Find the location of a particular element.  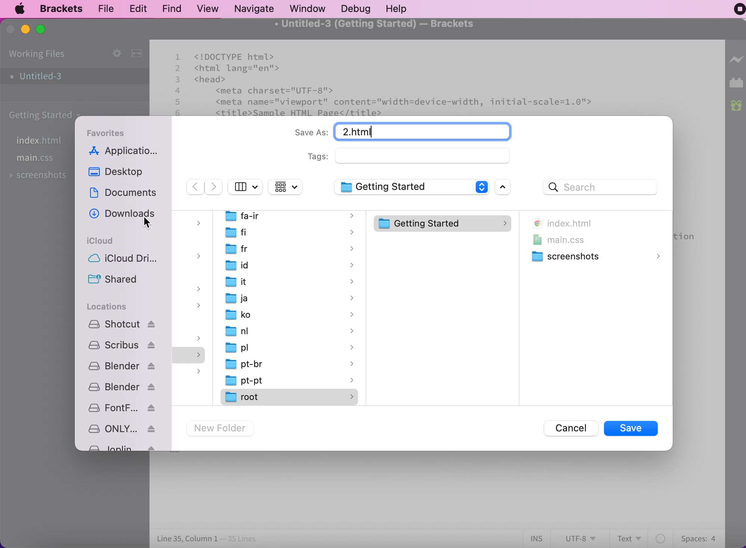

screenshots is located at coordinates (597, 256).